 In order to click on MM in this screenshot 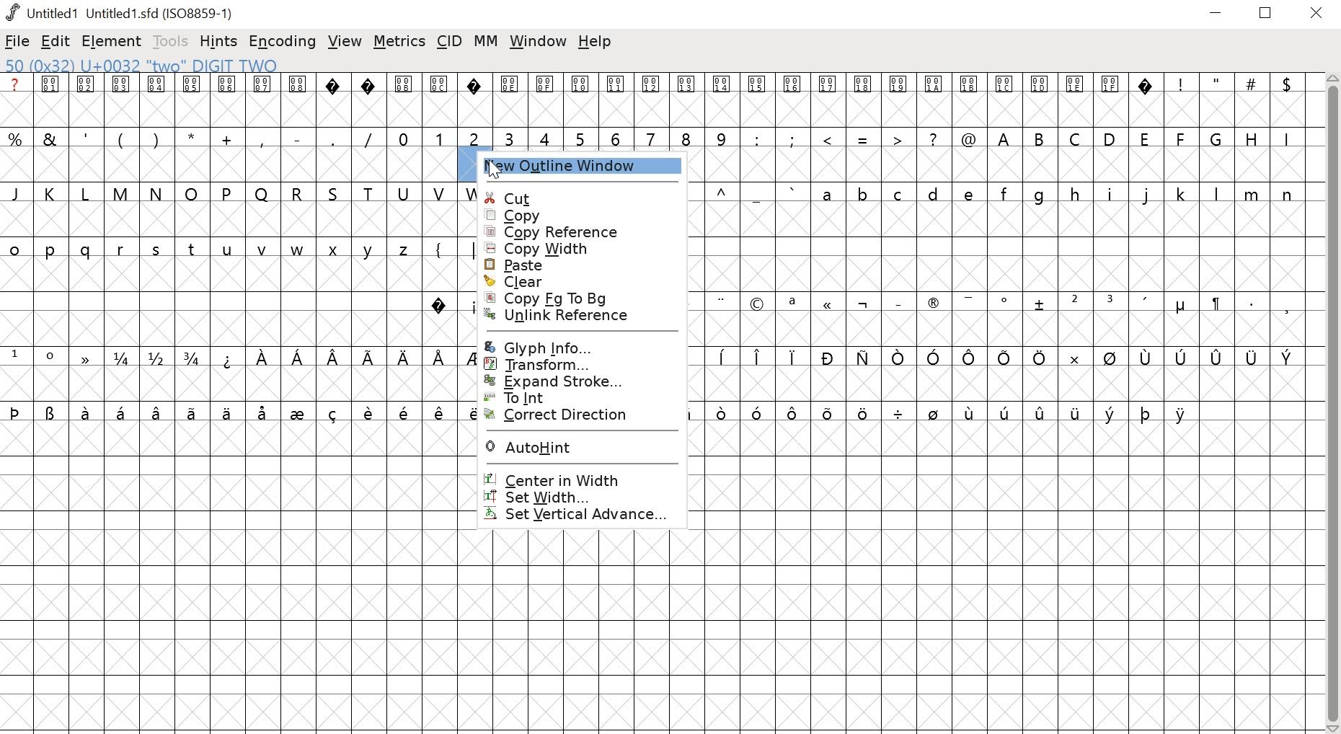, I will do `click(484, 43)`.